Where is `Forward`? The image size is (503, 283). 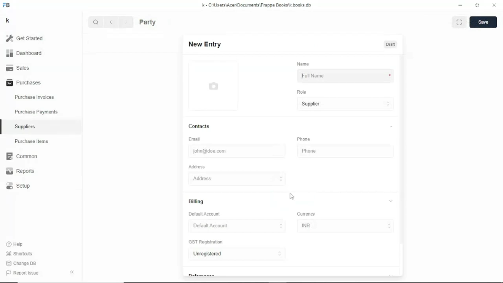
Forward is located at coordinates (127, 22).